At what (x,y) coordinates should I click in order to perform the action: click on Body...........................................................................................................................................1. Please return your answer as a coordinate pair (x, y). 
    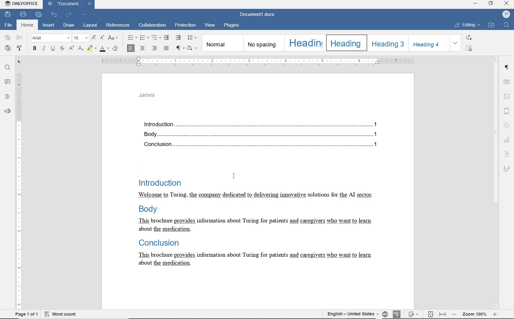
    Looking at the image, I should click on (263, 135).